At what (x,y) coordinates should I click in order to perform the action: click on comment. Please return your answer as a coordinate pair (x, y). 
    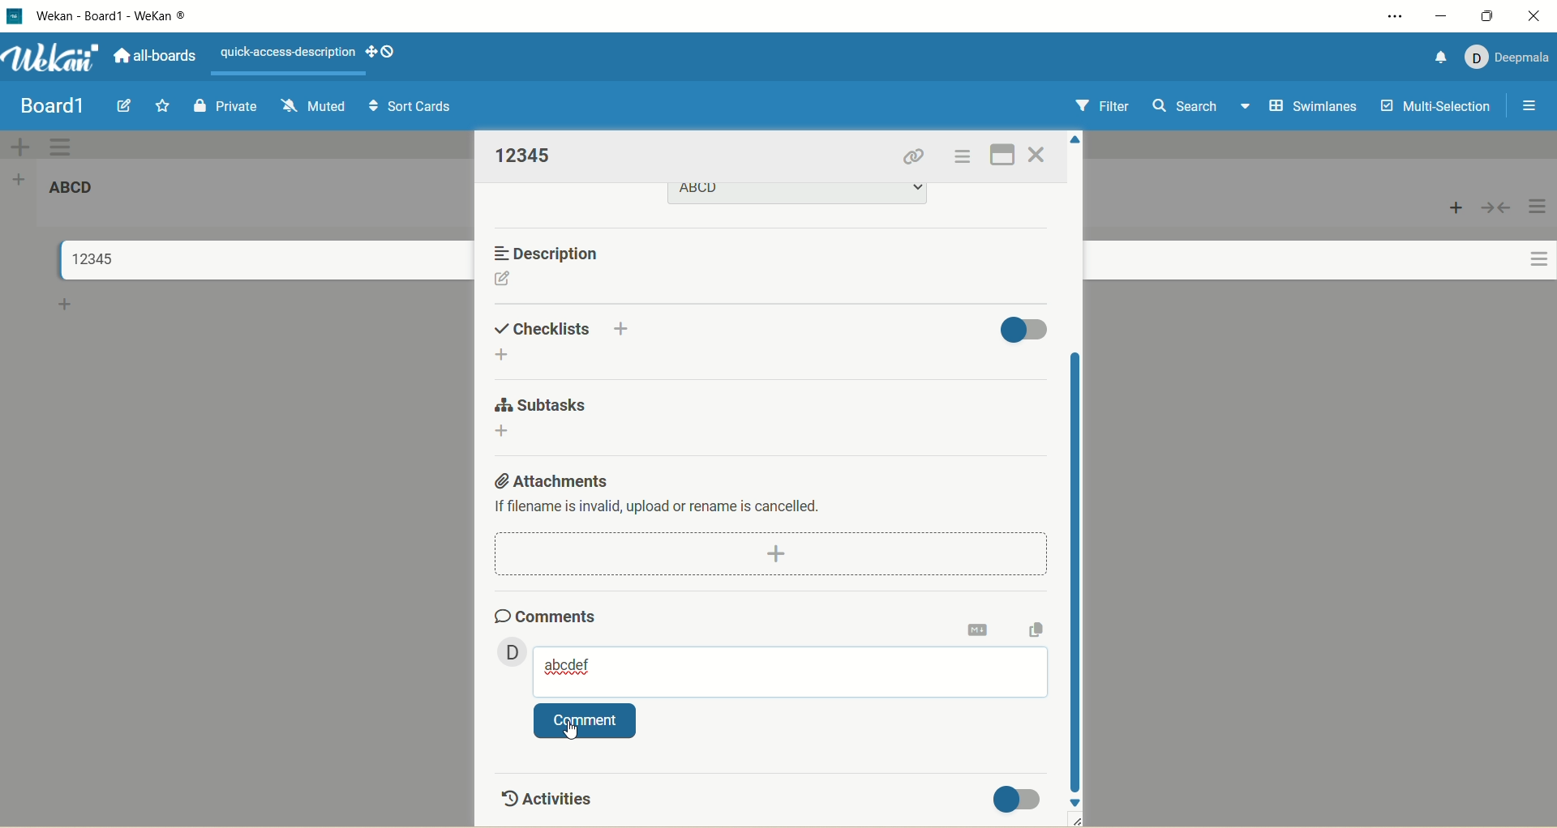
    Looking at the image, I should click on (585, 722).